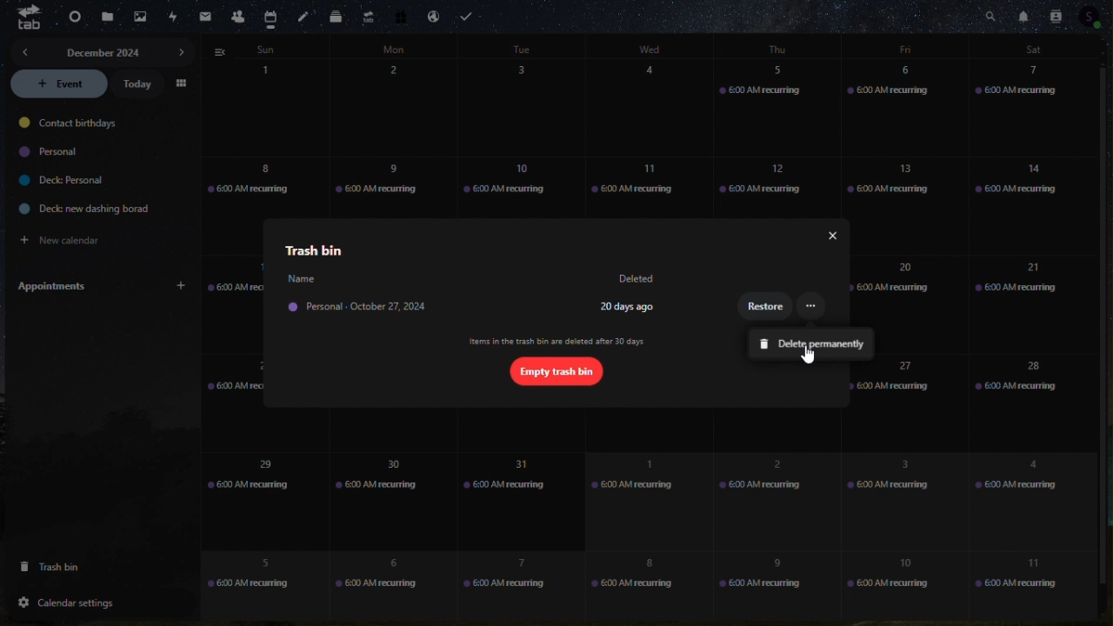 The image size is (1113, 626). What do you see at coordinates (555, 370) in the screenshot?
I see `empty trash bin` at bounding box center [555, 370].